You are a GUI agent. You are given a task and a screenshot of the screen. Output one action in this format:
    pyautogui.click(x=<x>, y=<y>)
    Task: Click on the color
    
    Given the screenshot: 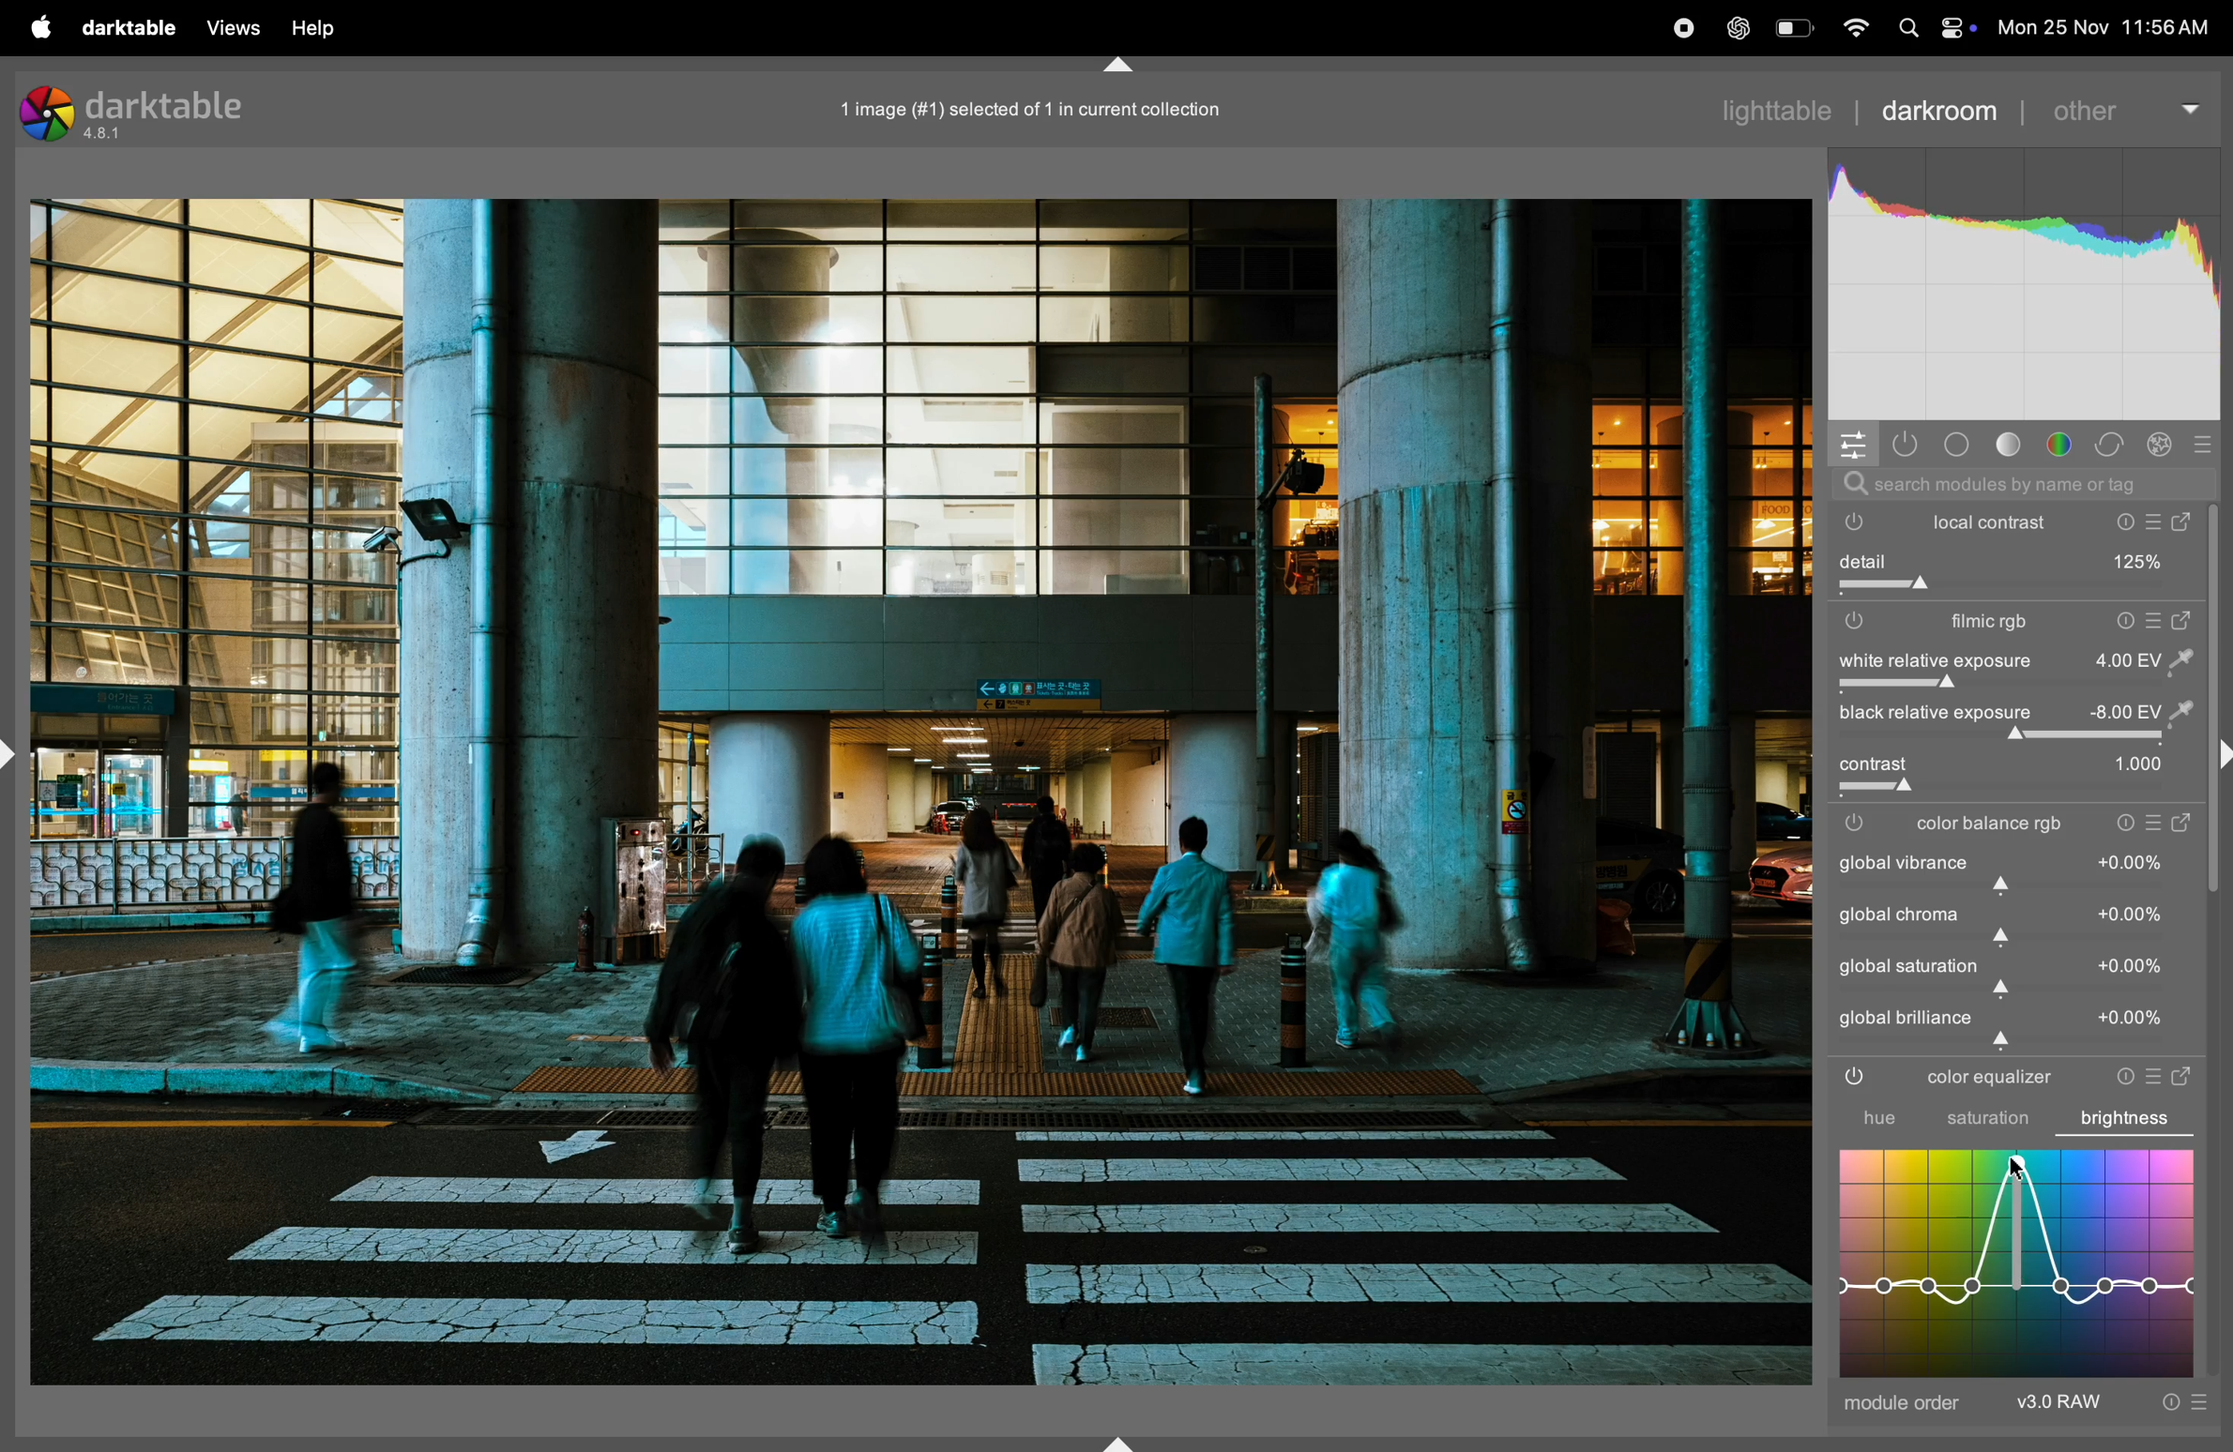 What is the action you would take?
    pyautogui.click(x=2063, y=444)
    